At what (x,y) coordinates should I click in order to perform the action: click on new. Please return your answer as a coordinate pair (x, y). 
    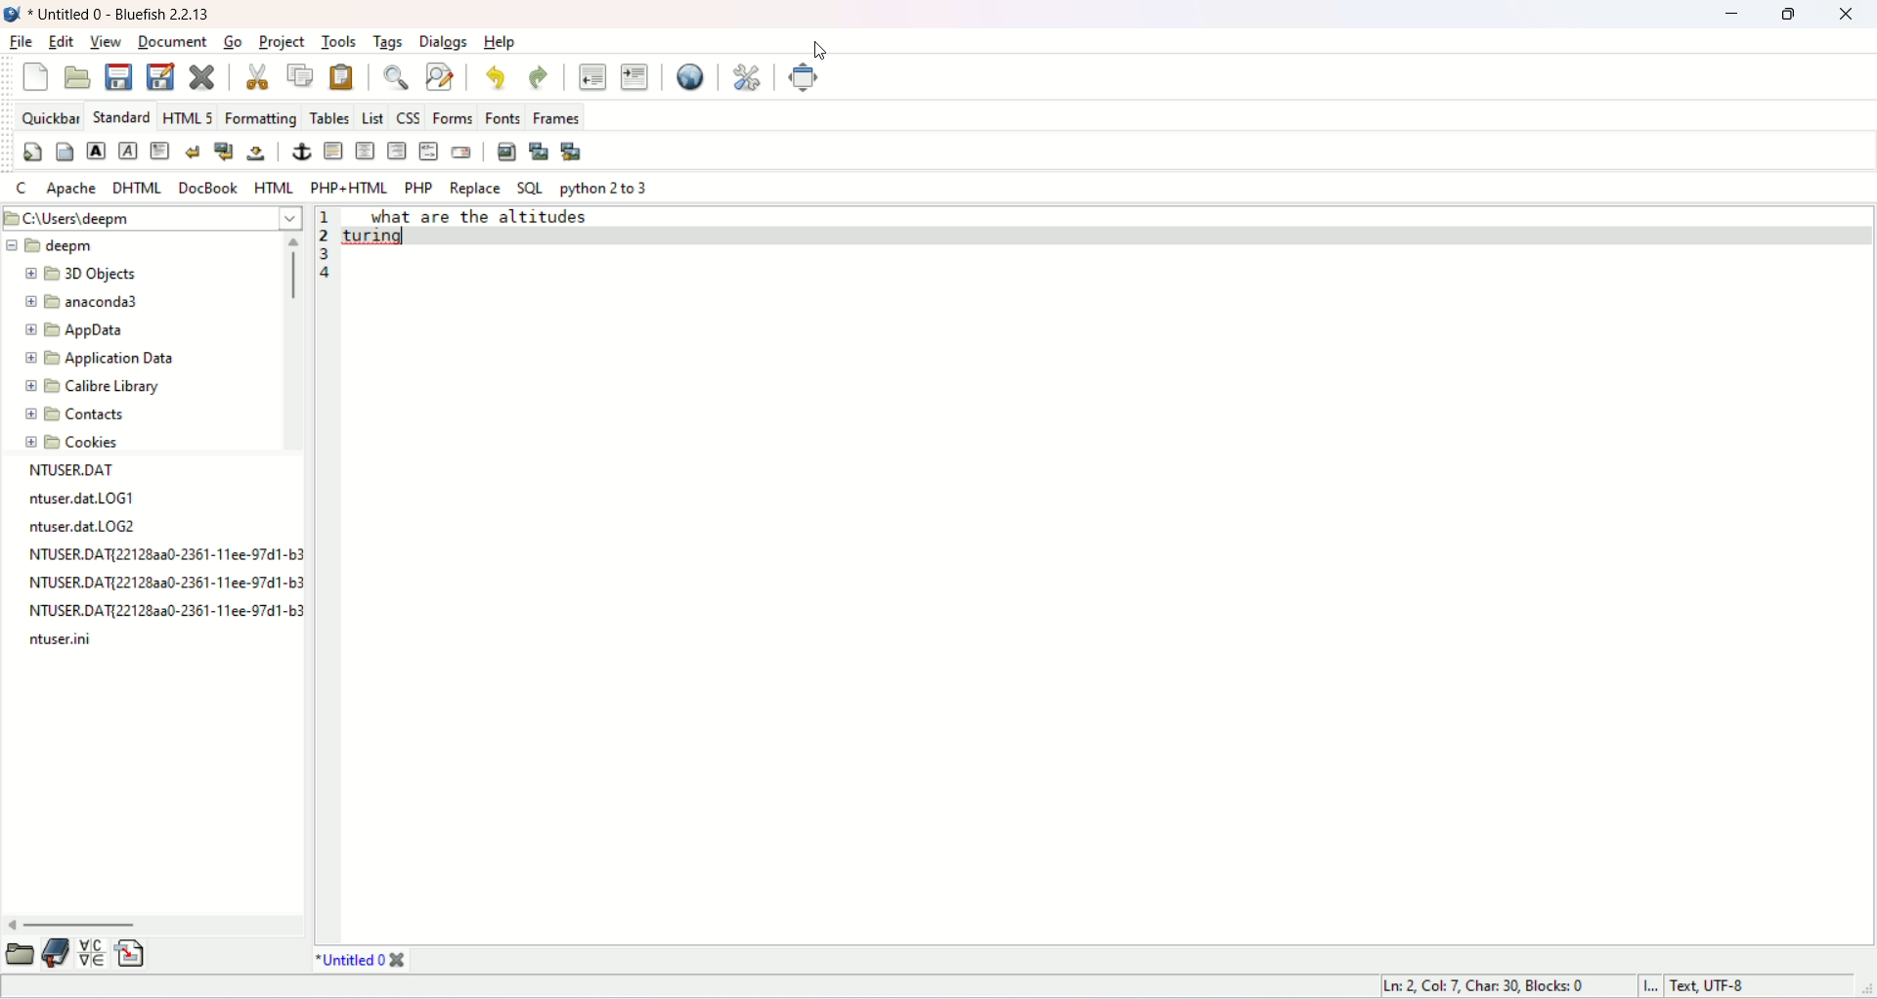
    Looking at the image, I should click on (31, 78).